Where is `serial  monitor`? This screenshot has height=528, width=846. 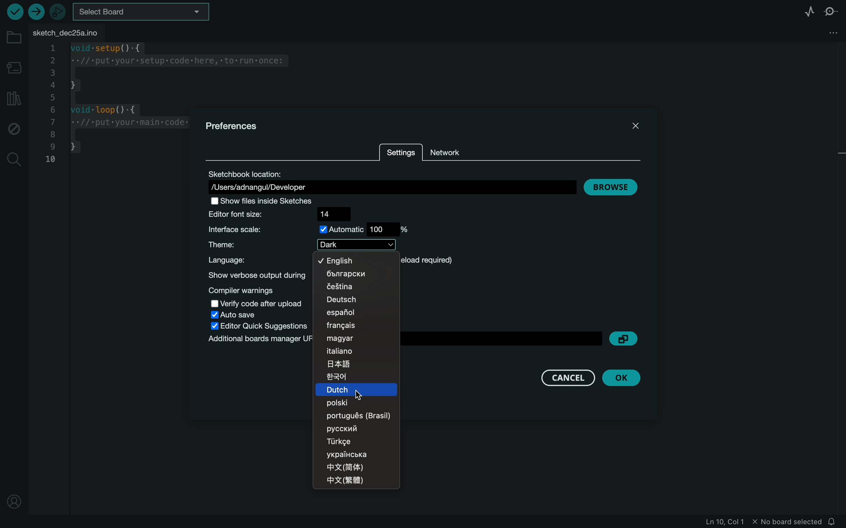 serial  monitor is located at coordinates (831, 12).